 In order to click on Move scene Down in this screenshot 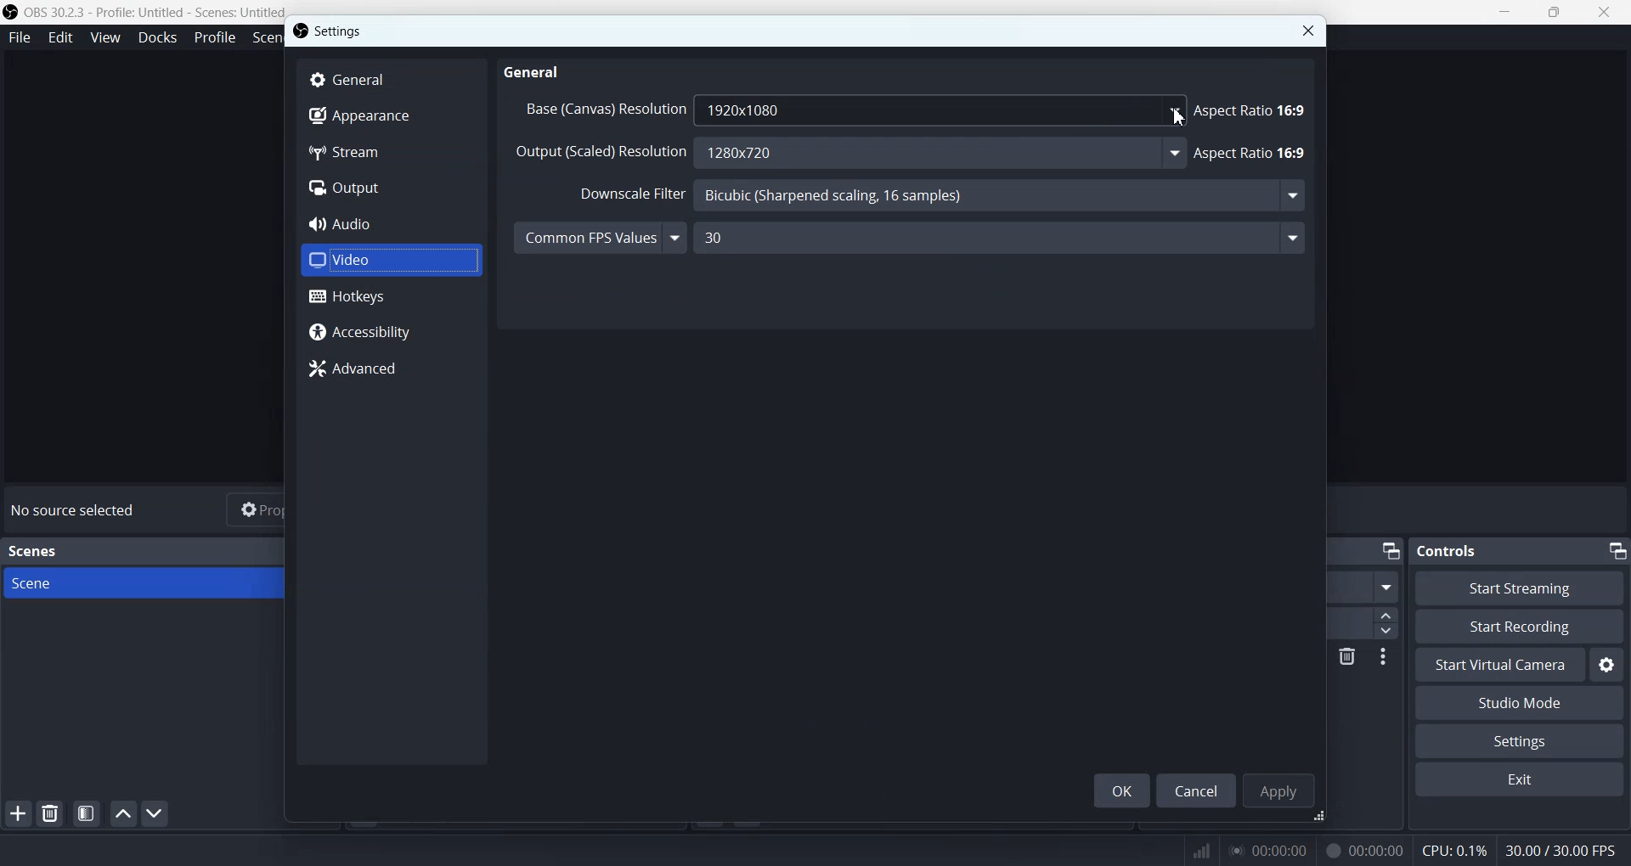, I will do `click(155, 813)`.